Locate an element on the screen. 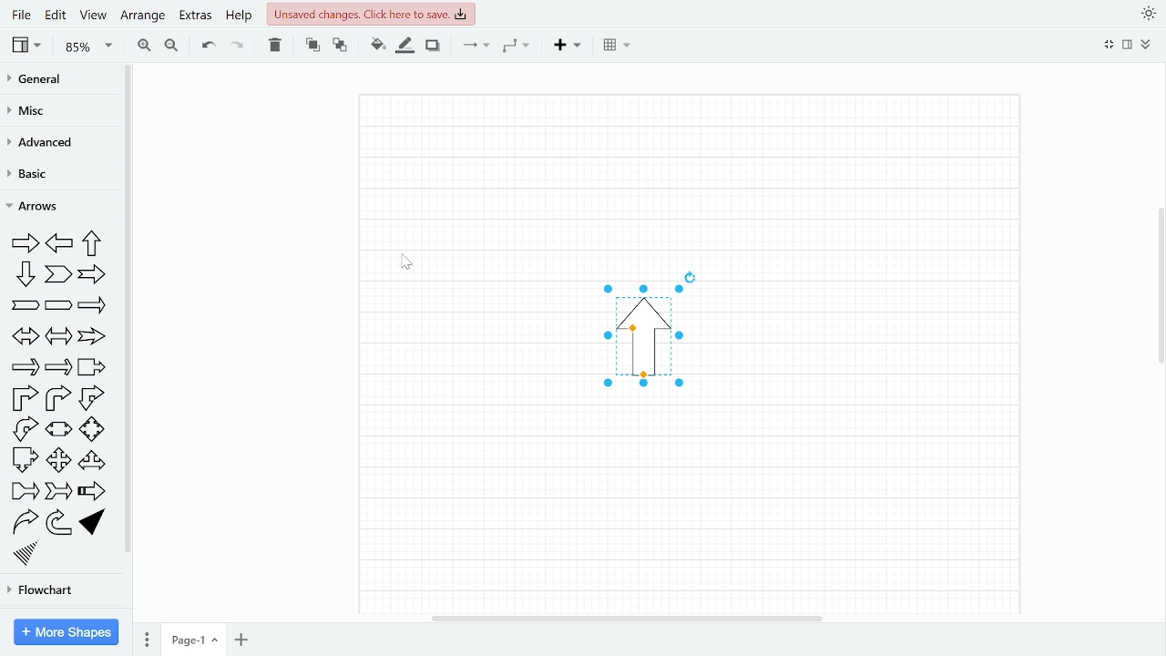  Extras is located at coordinates (195, 15).